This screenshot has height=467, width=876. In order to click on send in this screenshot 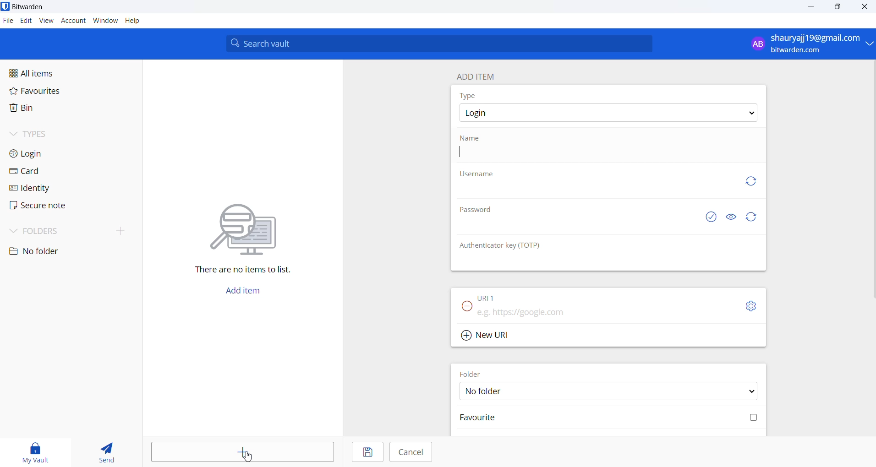, I will do `click(102, 450)`.